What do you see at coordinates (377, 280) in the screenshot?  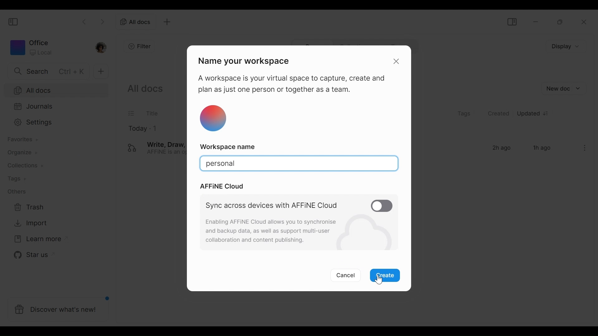 I see `Cursor` at bounding box center [377, 280].